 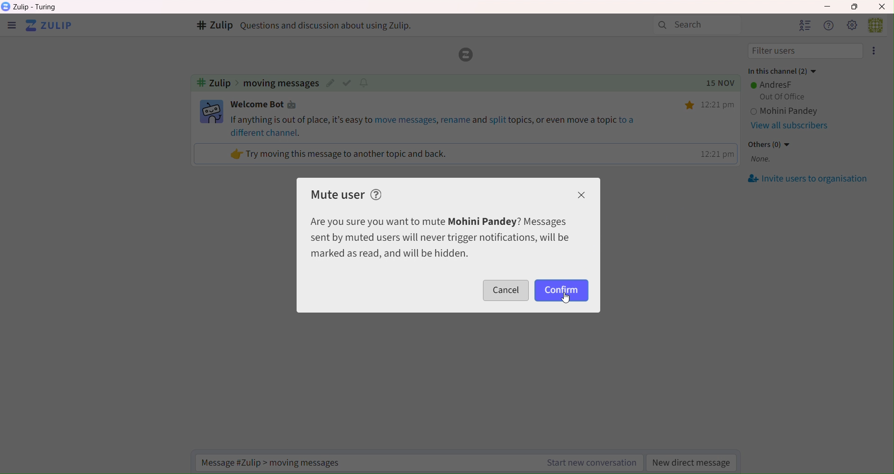 I want to click on confirm, so click(x=561, y=290).